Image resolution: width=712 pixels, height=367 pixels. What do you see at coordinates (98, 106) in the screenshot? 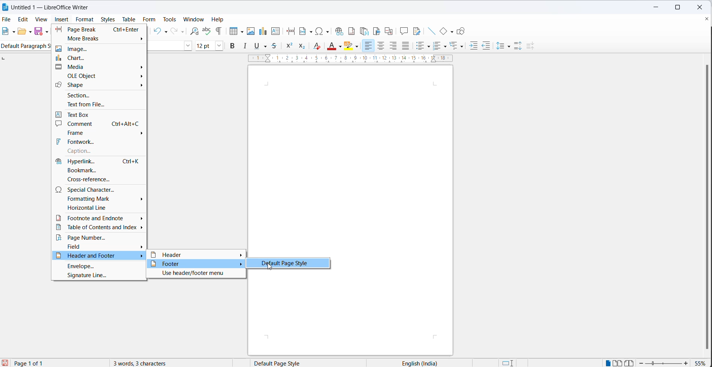
I see `text from file` at bounding box center [98, 106].